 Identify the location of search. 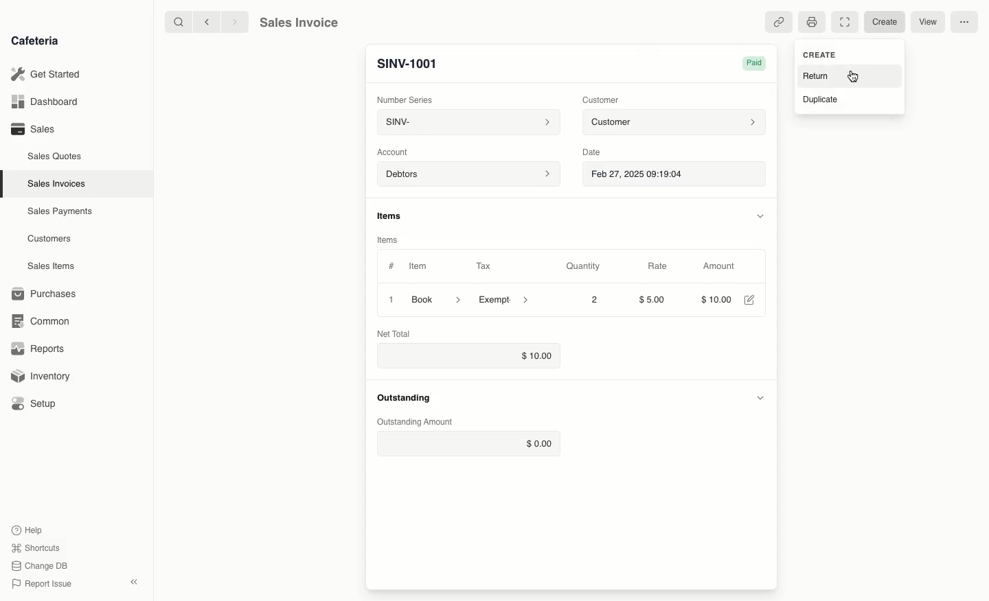
(177, 21).